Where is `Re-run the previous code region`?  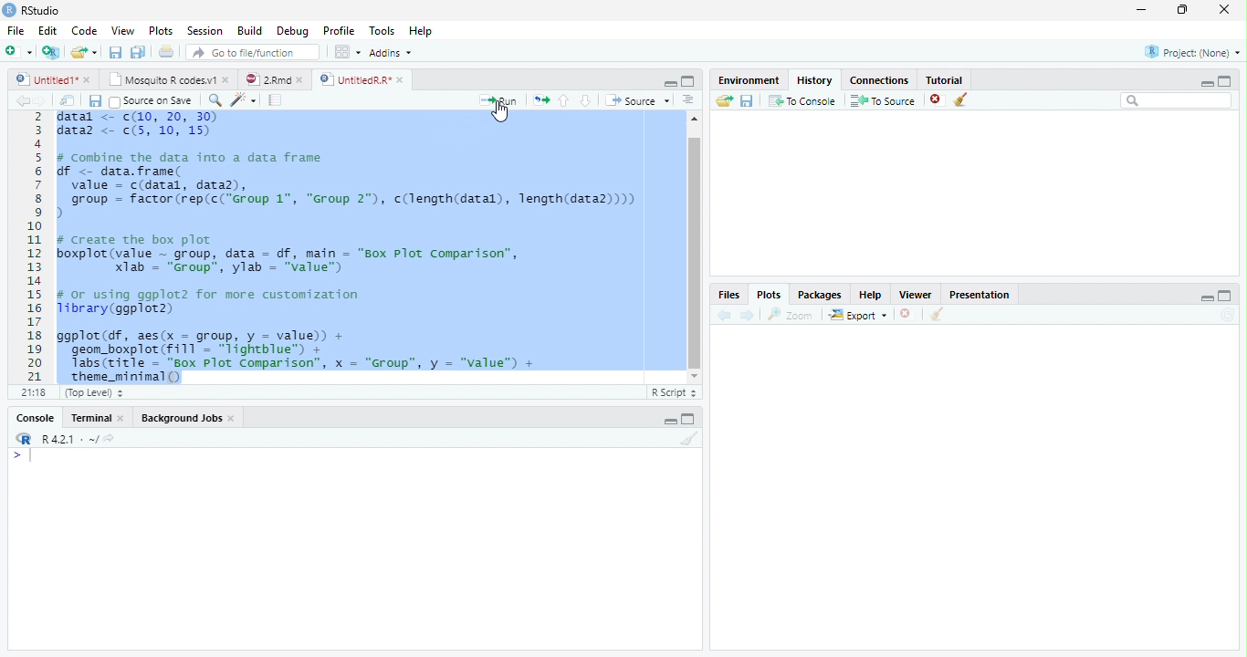
Re-run the previous code region is located at coordinates (540, 100).